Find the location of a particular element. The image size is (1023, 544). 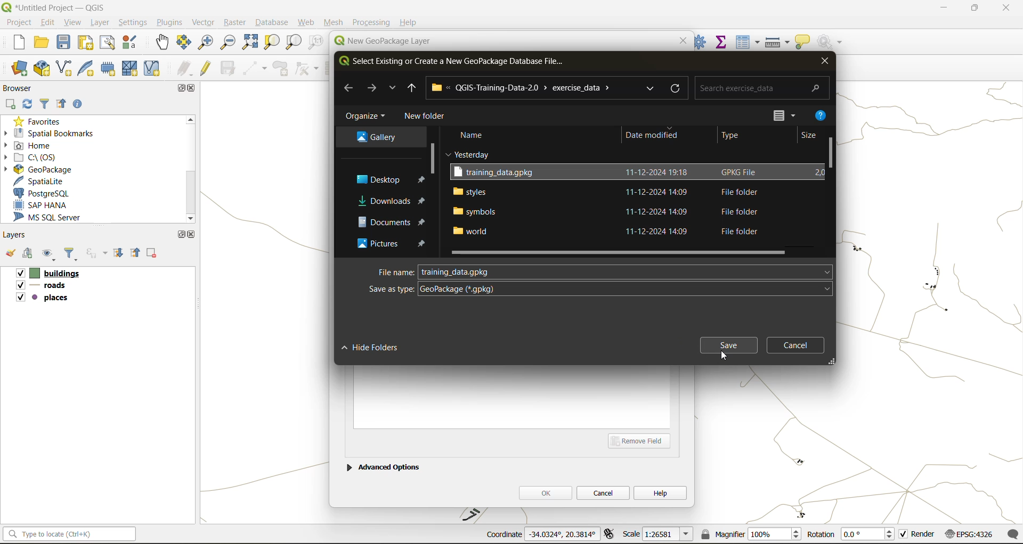

zoom full is located at coordinates (249, 43).